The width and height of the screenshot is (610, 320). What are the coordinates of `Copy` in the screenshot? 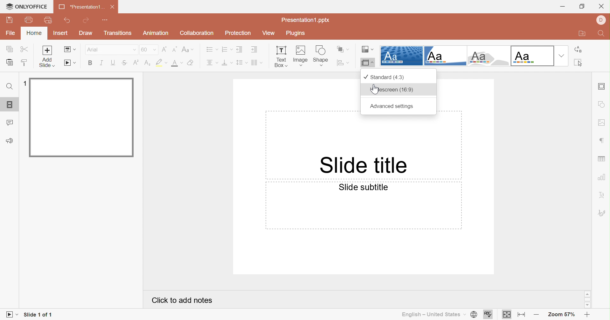 It's located at (10, 49).